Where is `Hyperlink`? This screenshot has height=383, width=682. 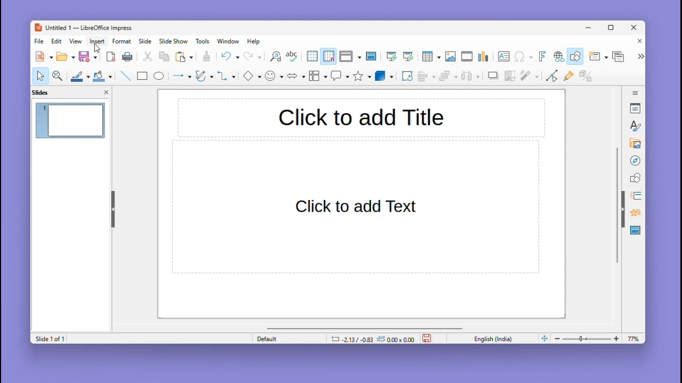 Hyperlink is located at coordinates (557, 57).